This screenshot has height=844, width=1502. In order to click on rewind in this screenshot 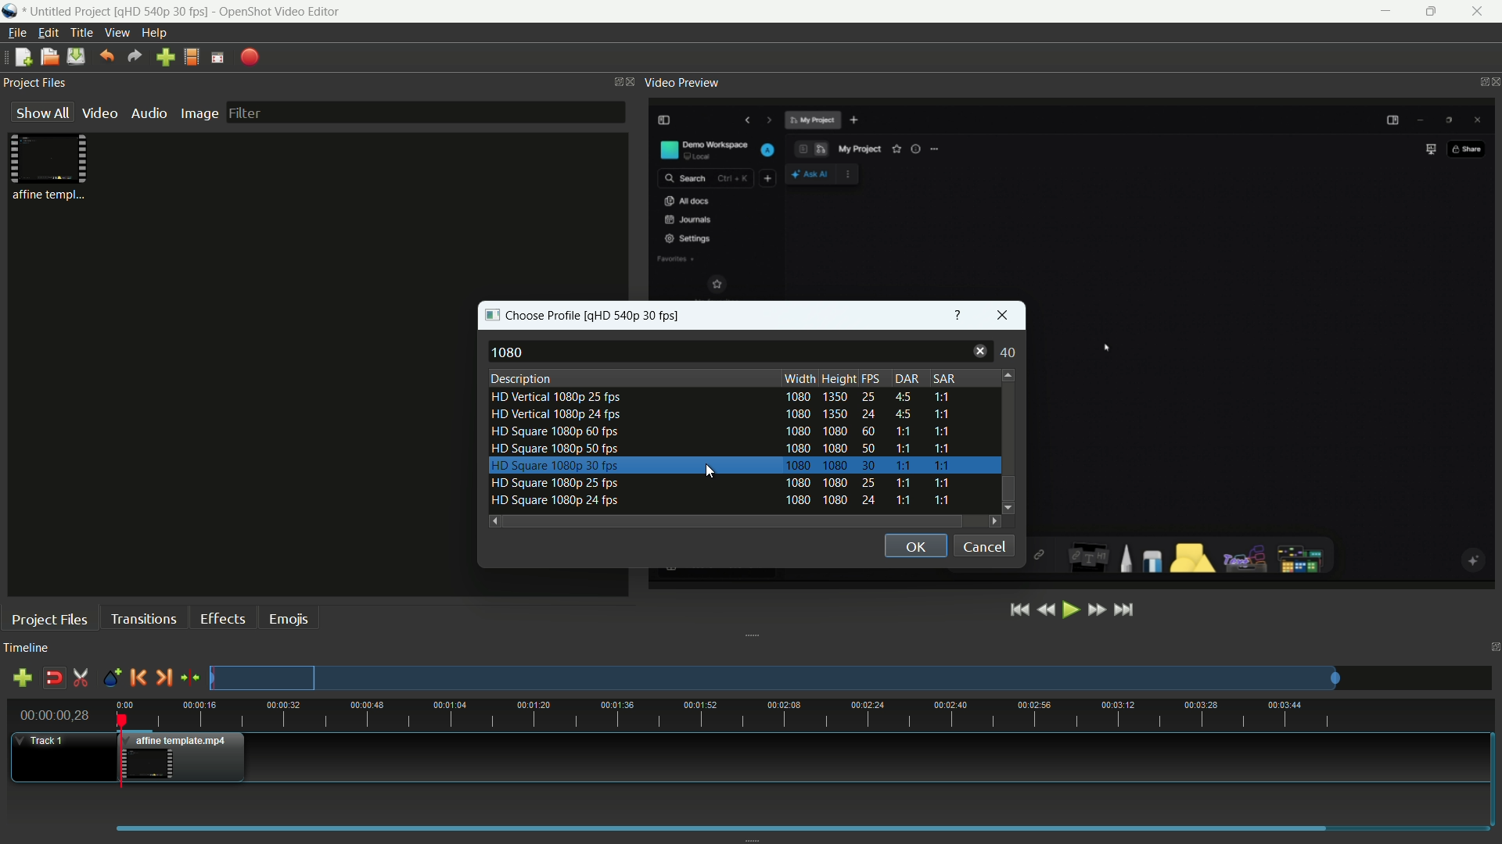, I will do `click(1046, 611)`.